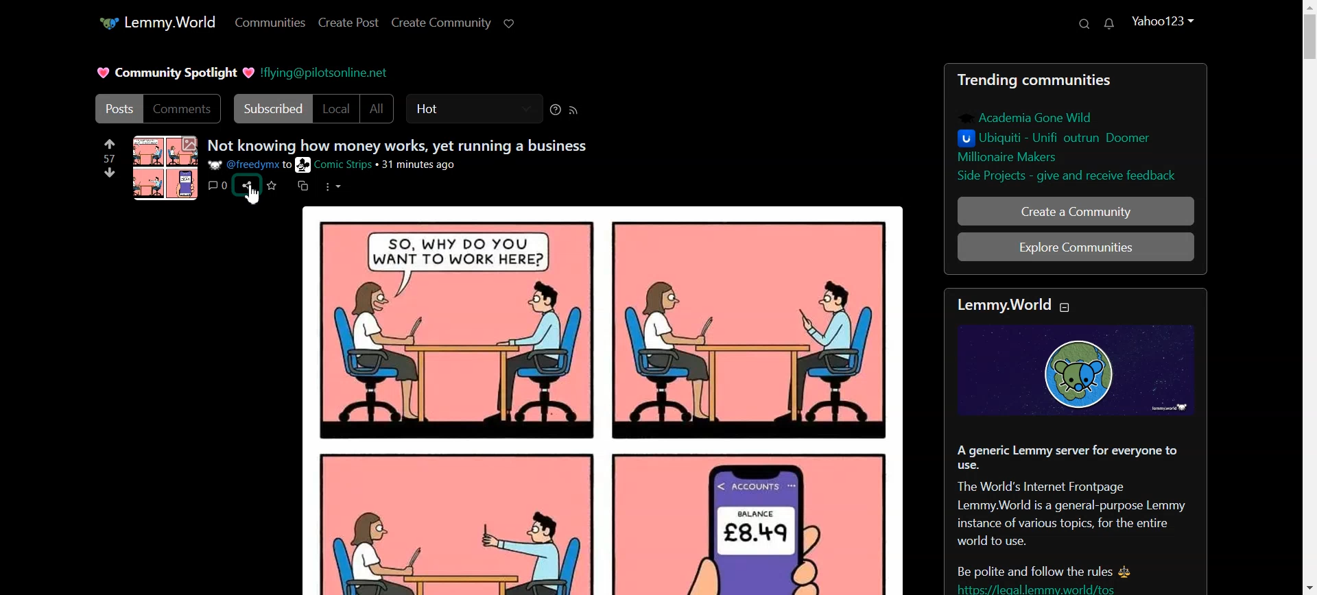  Describe the element at coordinates (272, 185) in the screenshot. I see `Save` at that location.